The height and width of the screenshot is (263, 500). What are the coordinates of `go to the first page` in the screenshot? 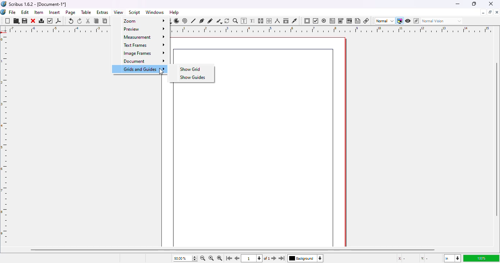 It's located at (229, 259).